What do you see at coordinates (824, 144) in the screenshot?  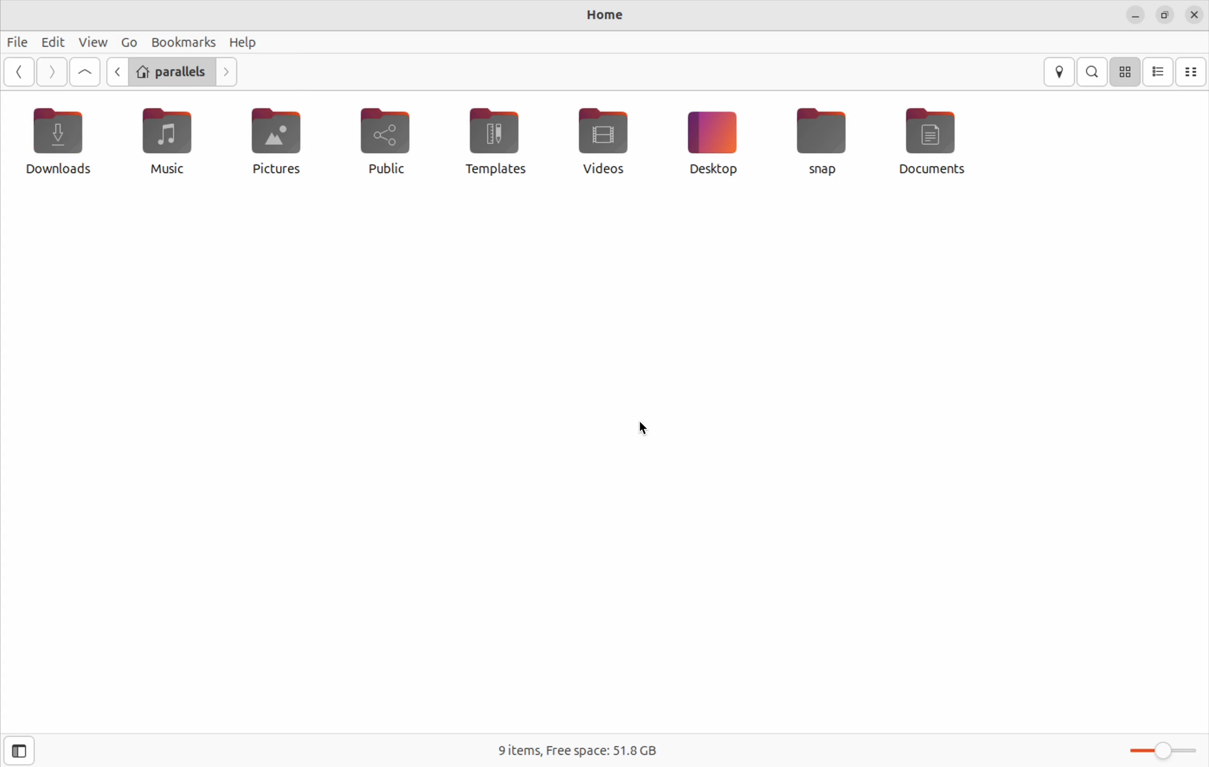 I see `snap files` at bounding box center [824, 144].